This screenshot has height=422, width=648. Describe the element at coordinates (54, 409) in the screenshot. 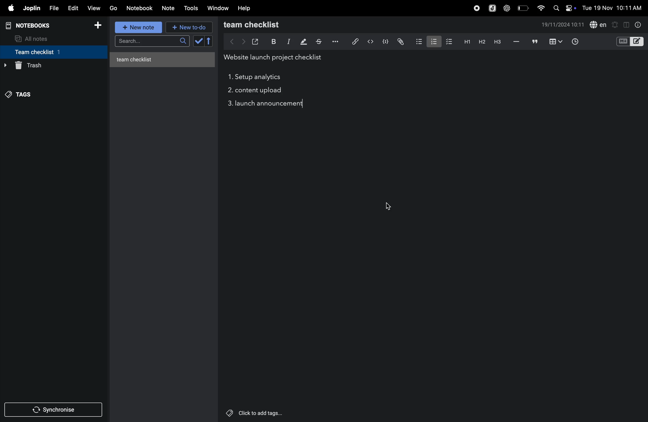

I see `synchronize` at that location.